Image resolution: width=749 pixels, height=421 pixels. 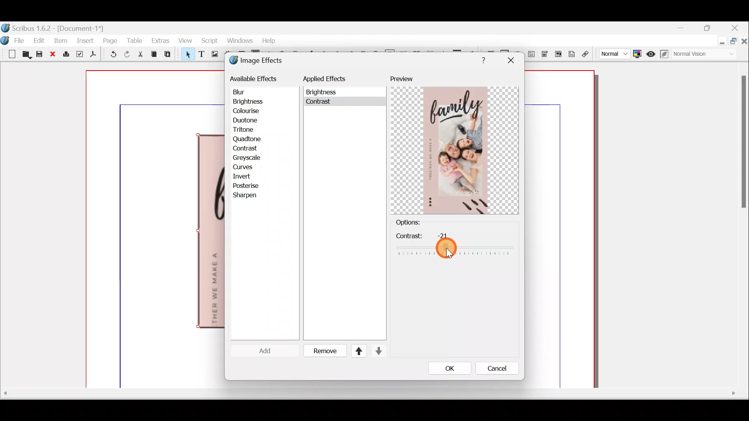 What do you see at coordinates (355, 351) in the screenshot?
I see `Move up` at bounding box center [355, 351].